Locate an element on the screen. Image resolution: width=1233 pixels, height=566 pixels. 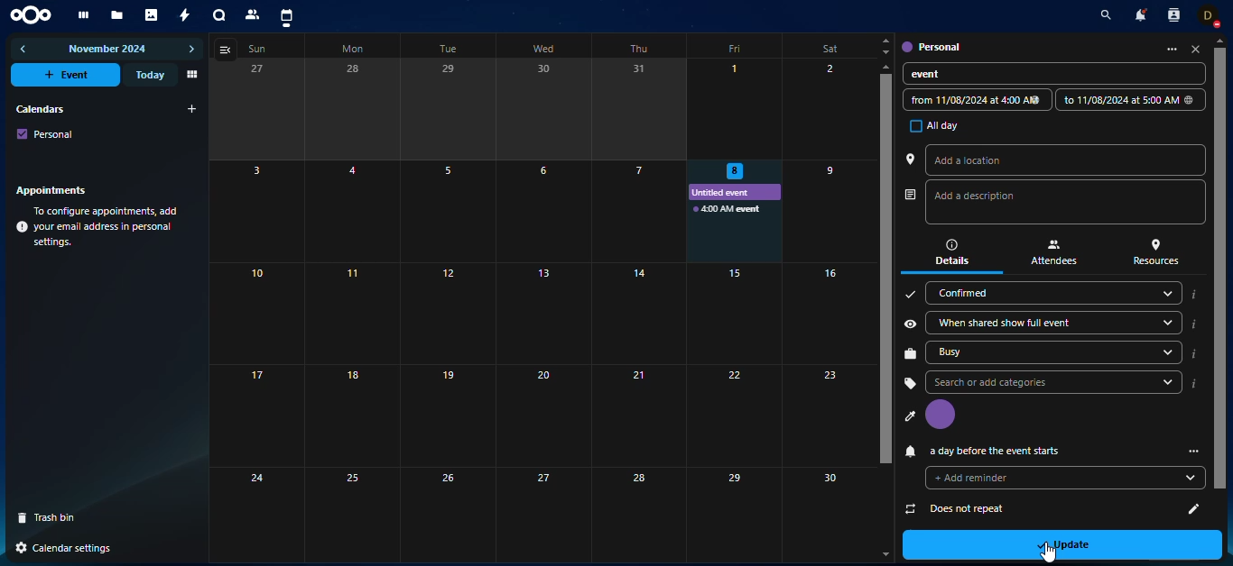
date is located at coordinates (1126, 99).